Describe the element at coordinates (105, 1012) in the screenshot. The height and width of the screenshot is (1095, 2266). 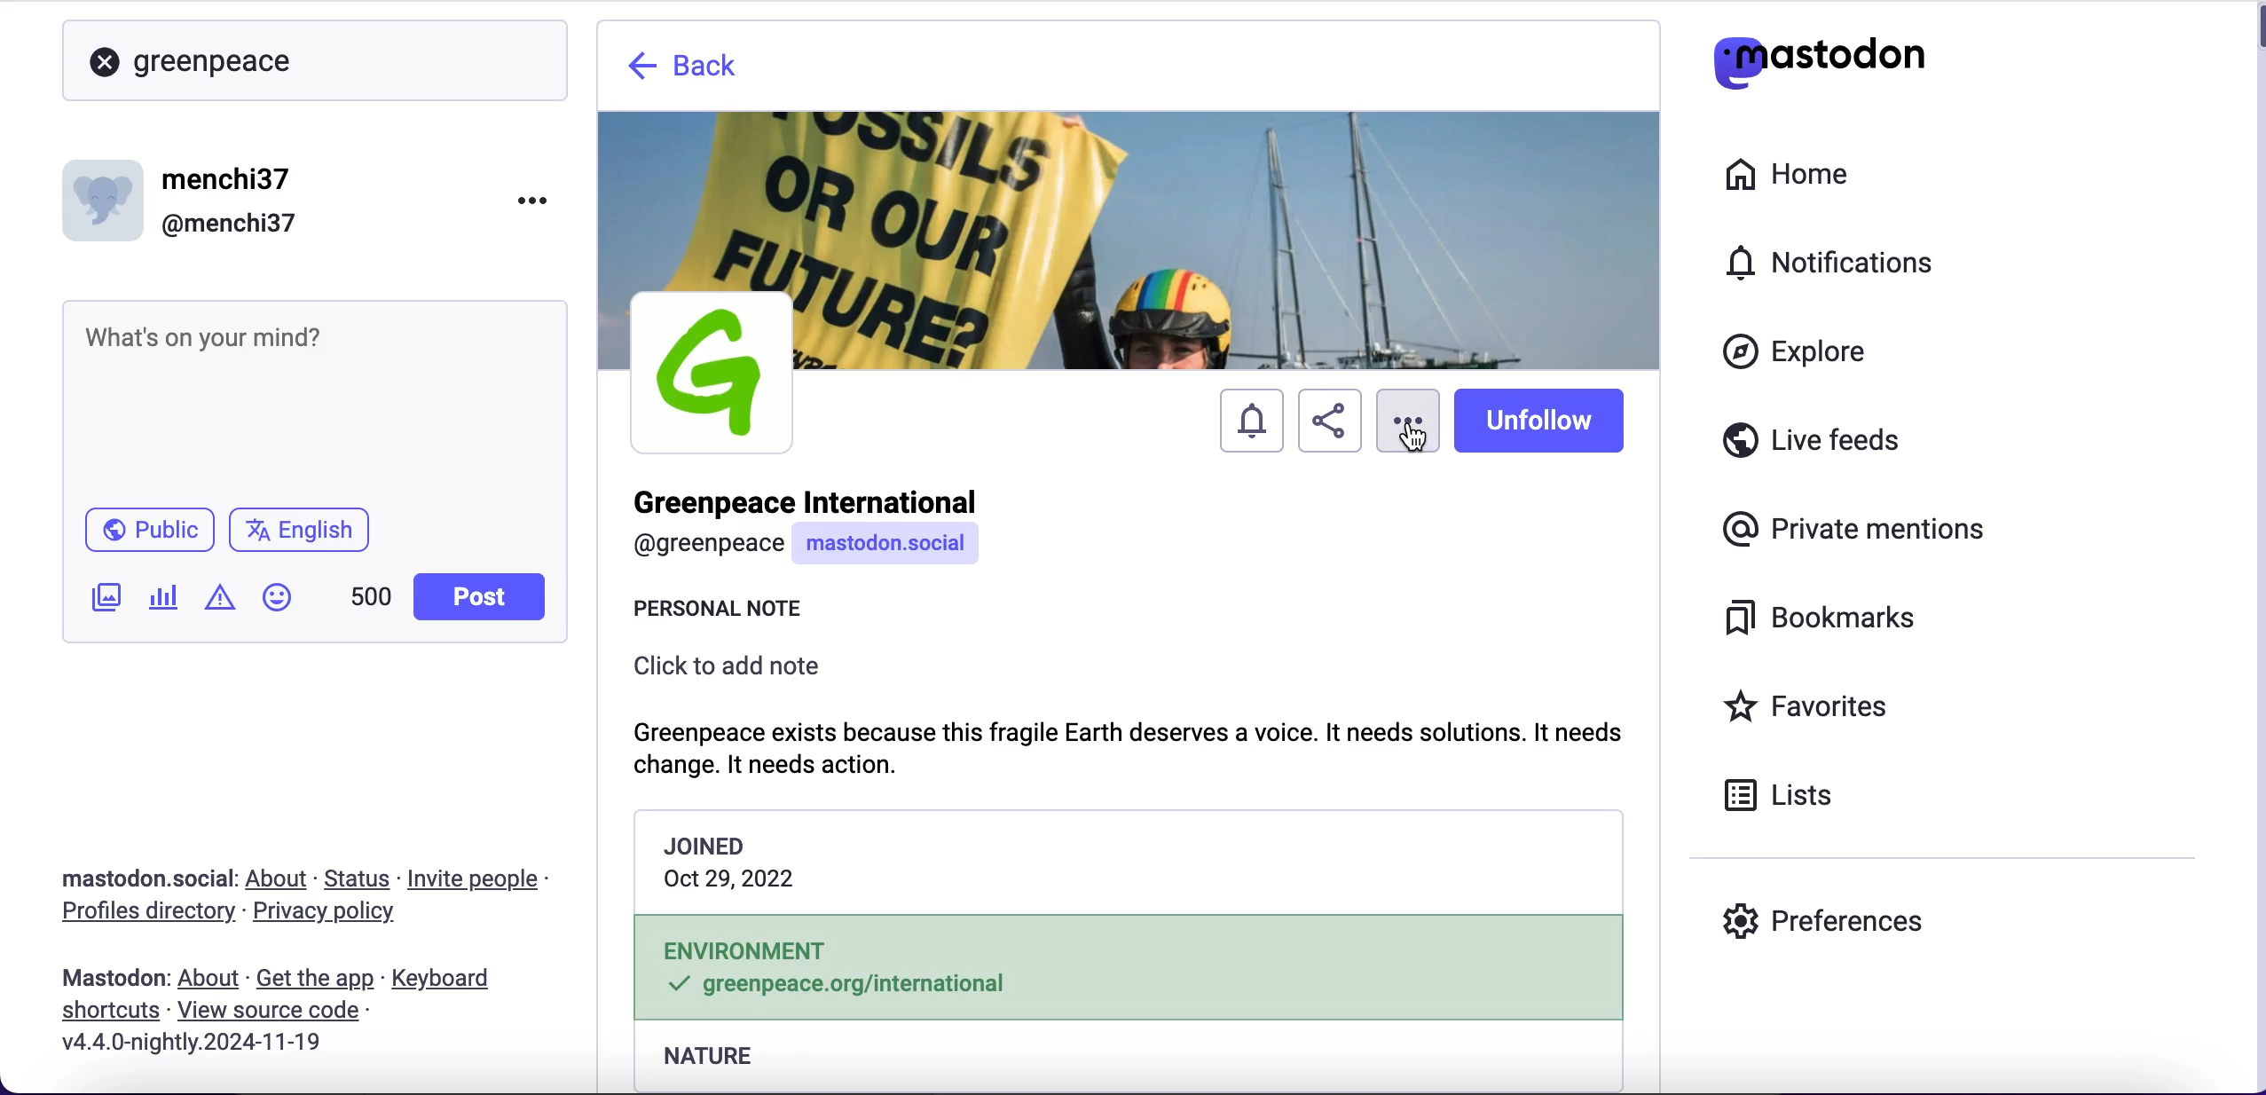
I see `shortcuts` at that location.